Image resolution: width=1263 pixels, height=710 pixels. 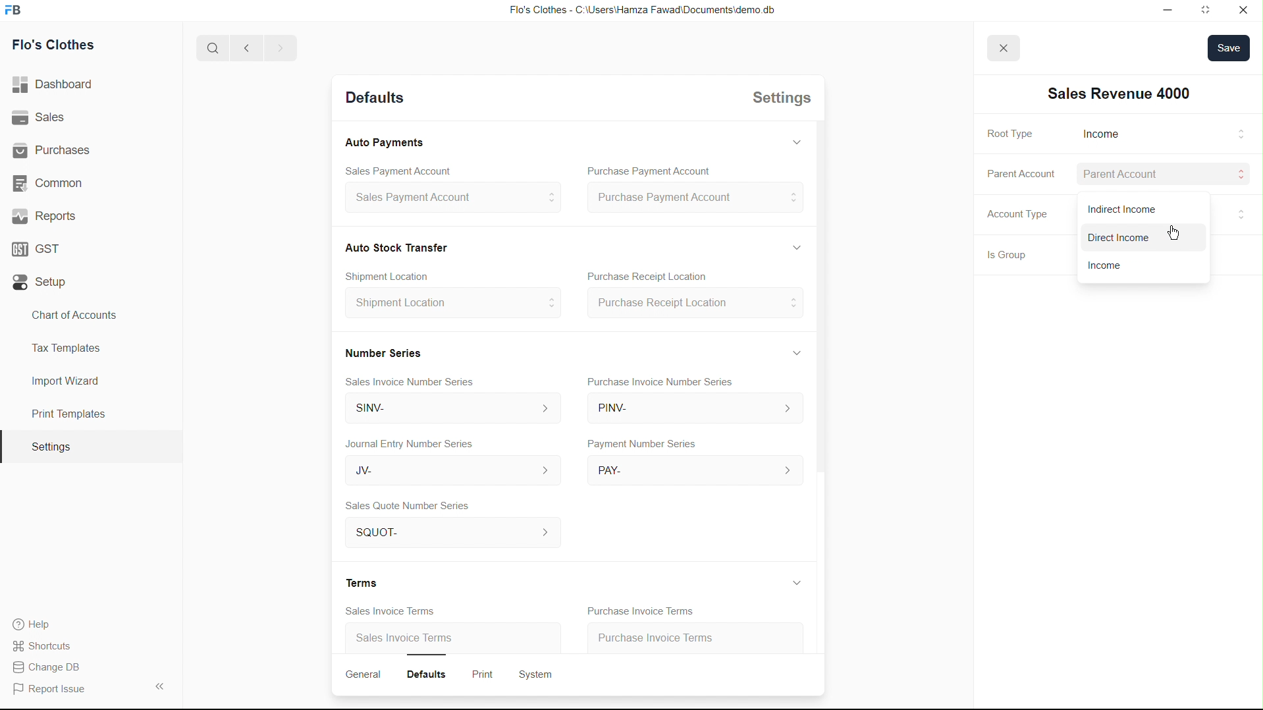 What do you see at coordinates (373, 99) in the screenshot?
I see `Detaults` at bounding box center [373, 99].